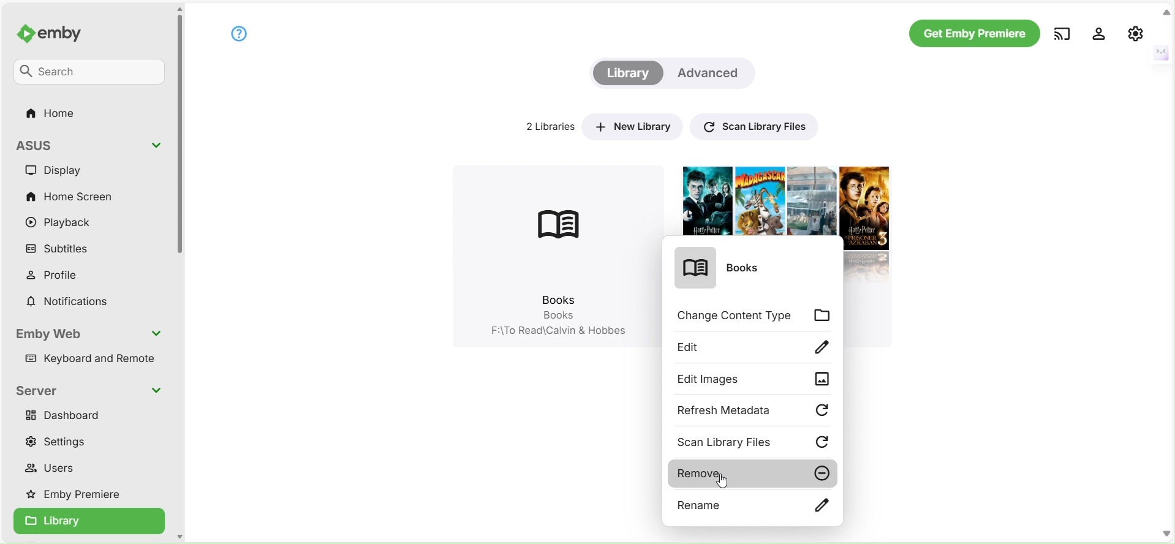 This screenshot has height=544, width=1175. What do you see at coordinates (1099, 32) in the screenshot?
I see `Settings ` at bounding box center [1099, 32].